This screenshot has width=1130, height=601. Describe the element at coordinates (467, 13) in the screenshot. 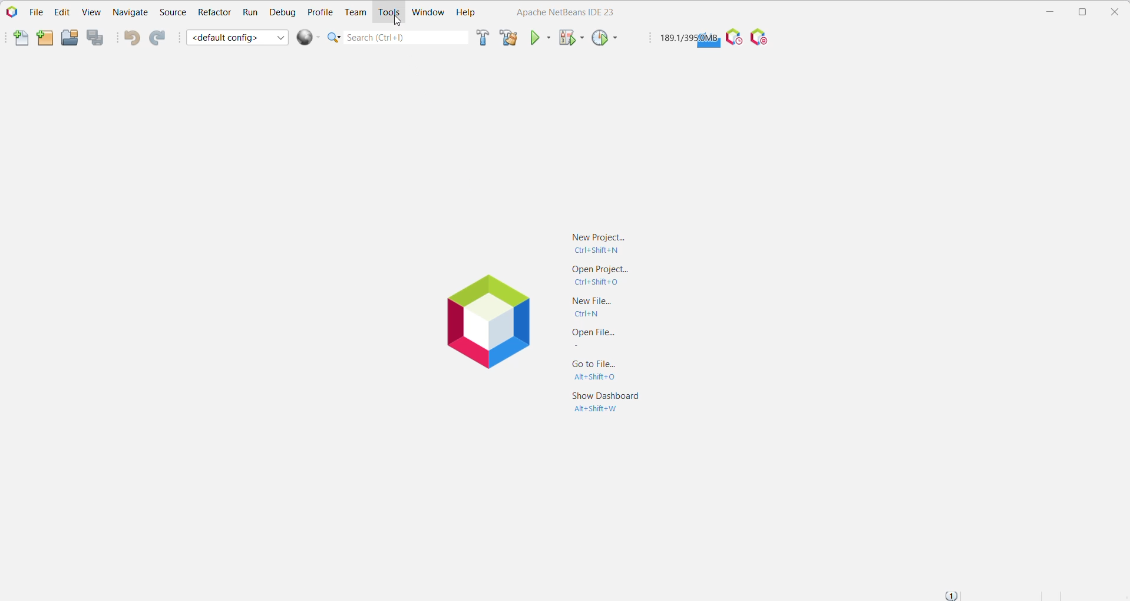

I see `Help` at that location.